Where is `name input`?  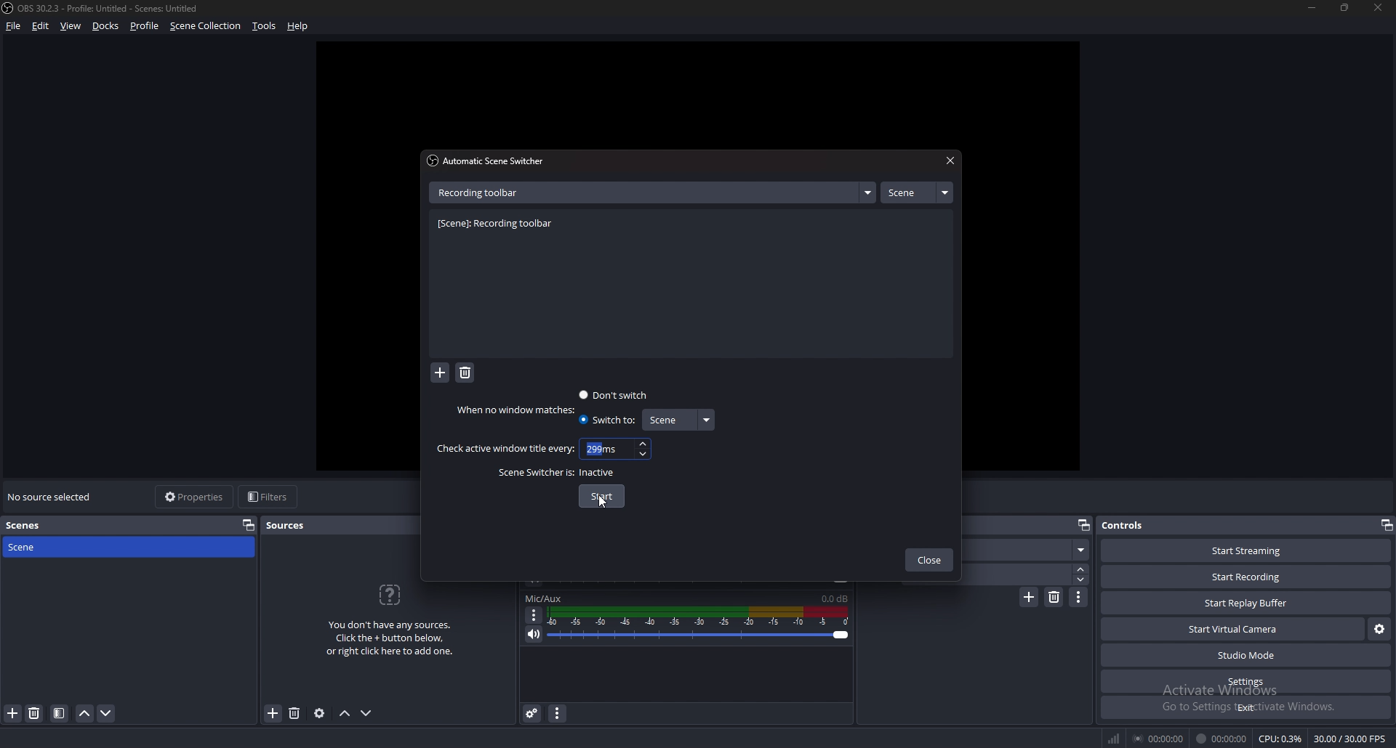
name input is located at coordinates (482, 192).